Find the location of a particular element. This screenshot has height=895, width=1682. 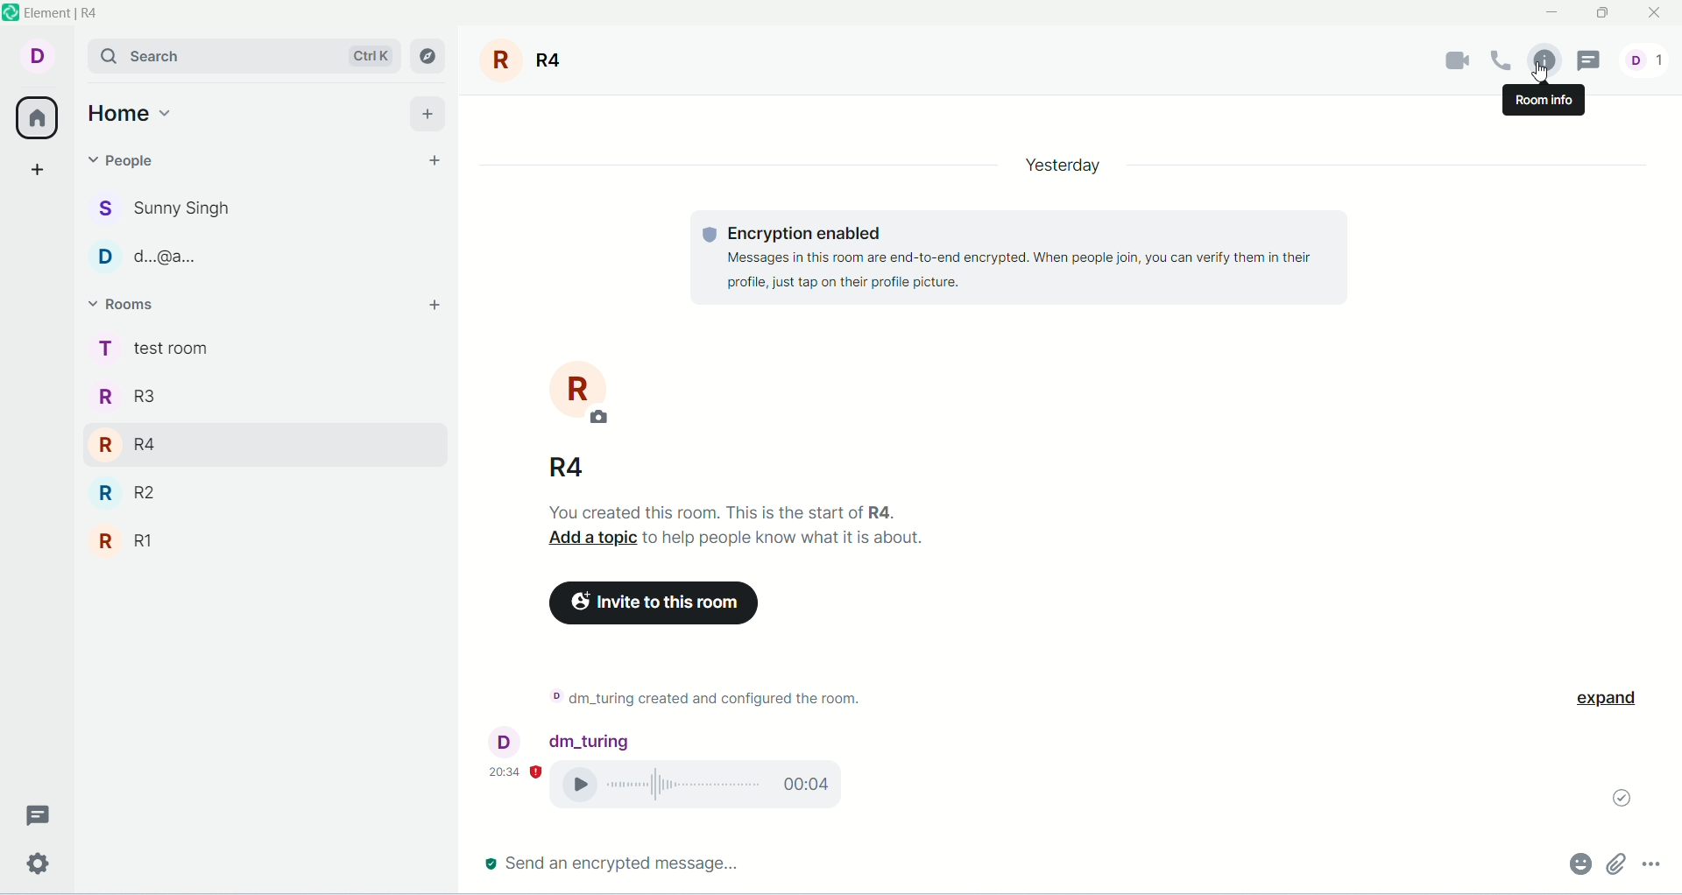

room info is located at coordinates (1543, 100).